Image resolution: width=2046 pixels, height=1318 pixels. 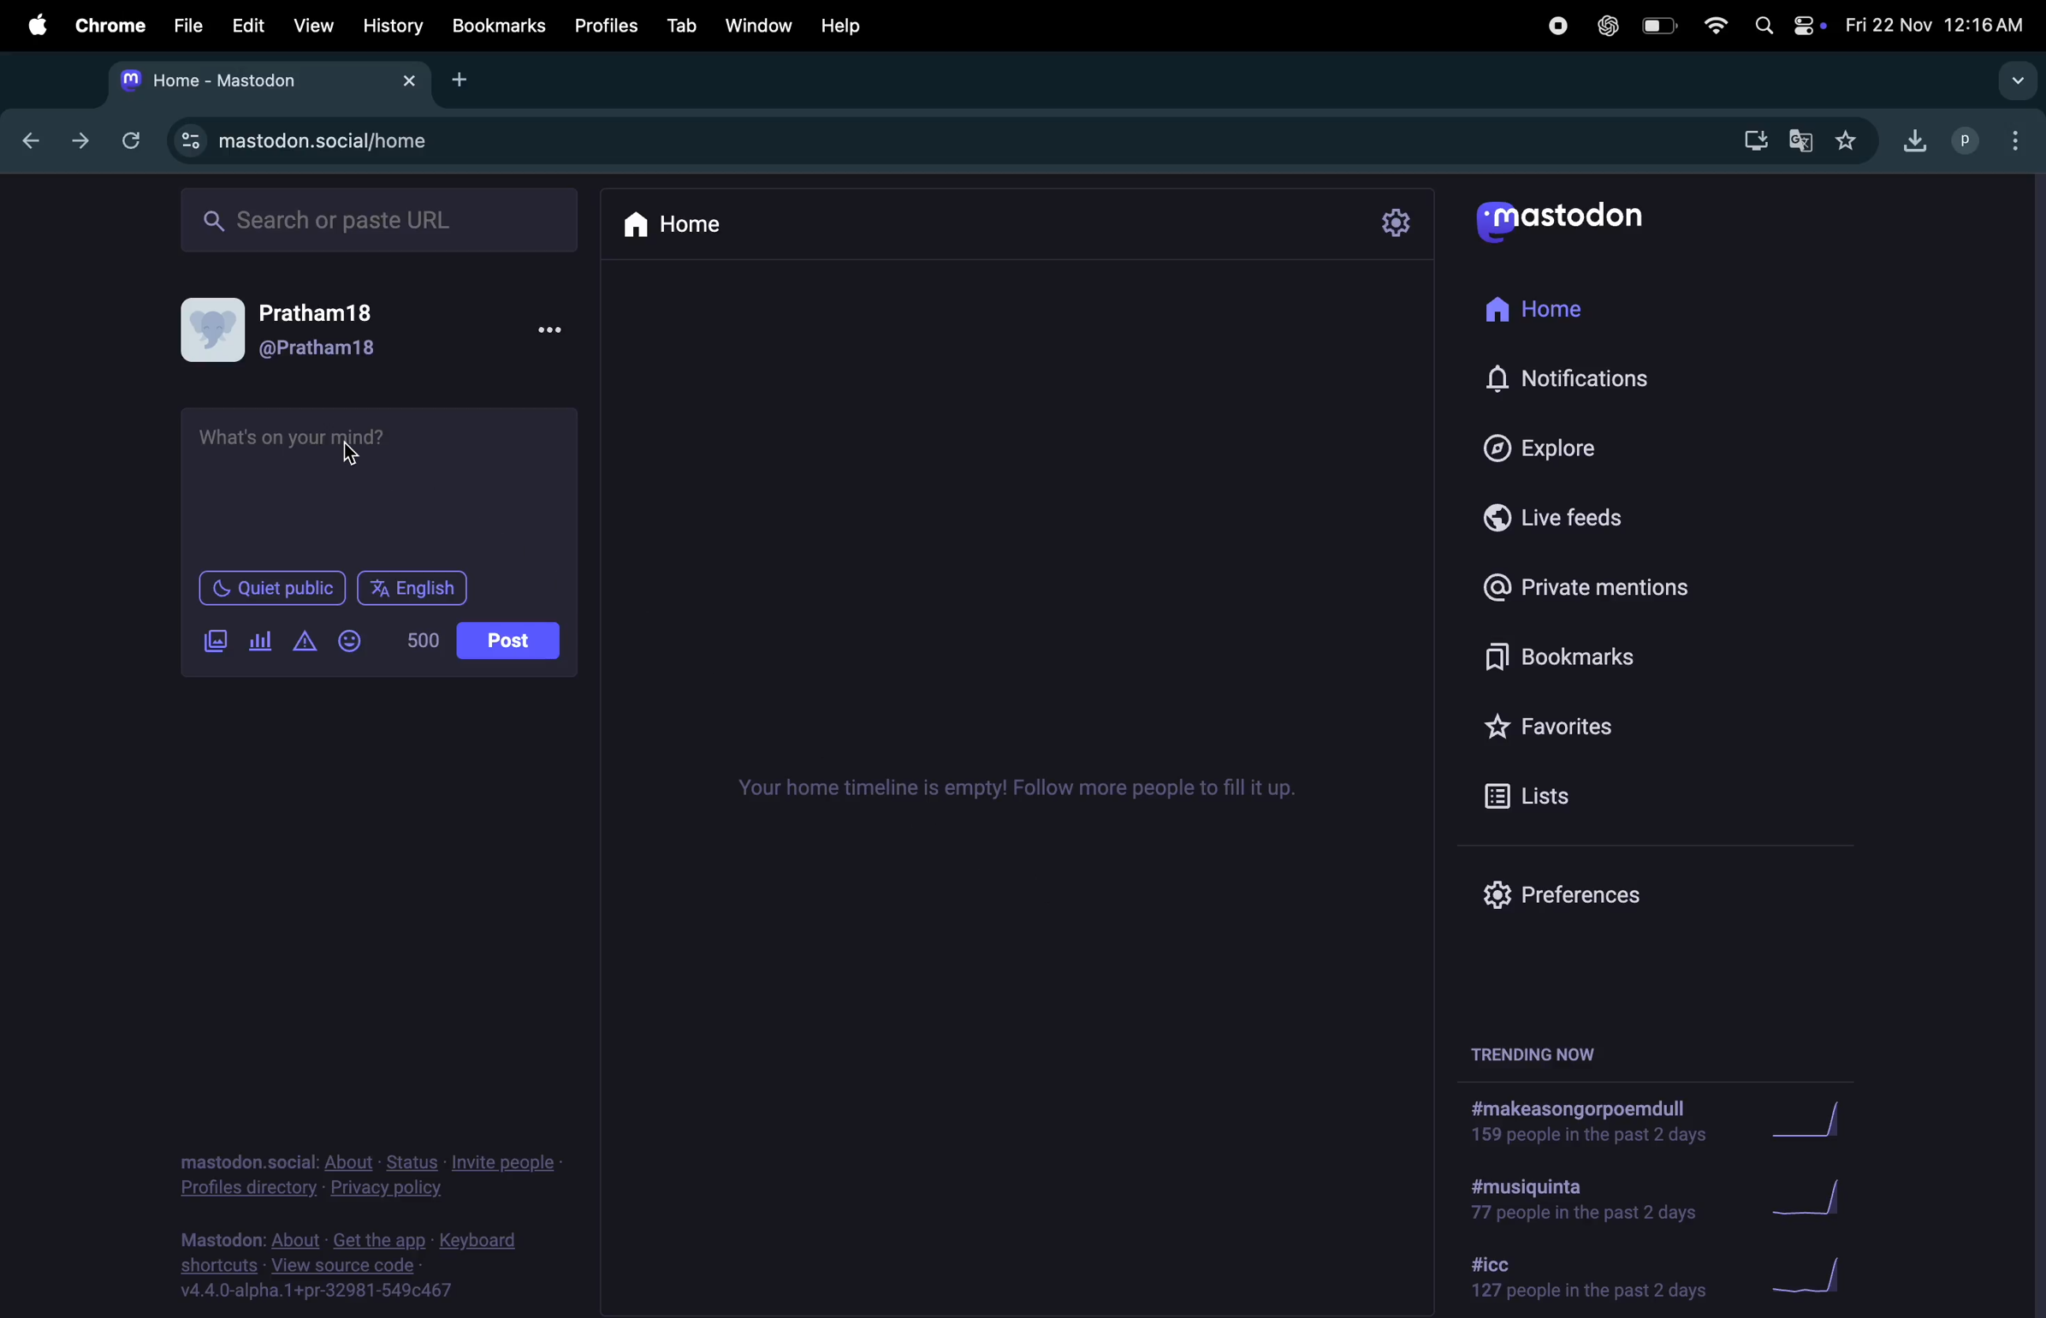 What do you see at coordinates (349, 642) in the screenshot?
I see `add emoji` at bounding box center [349, 642].